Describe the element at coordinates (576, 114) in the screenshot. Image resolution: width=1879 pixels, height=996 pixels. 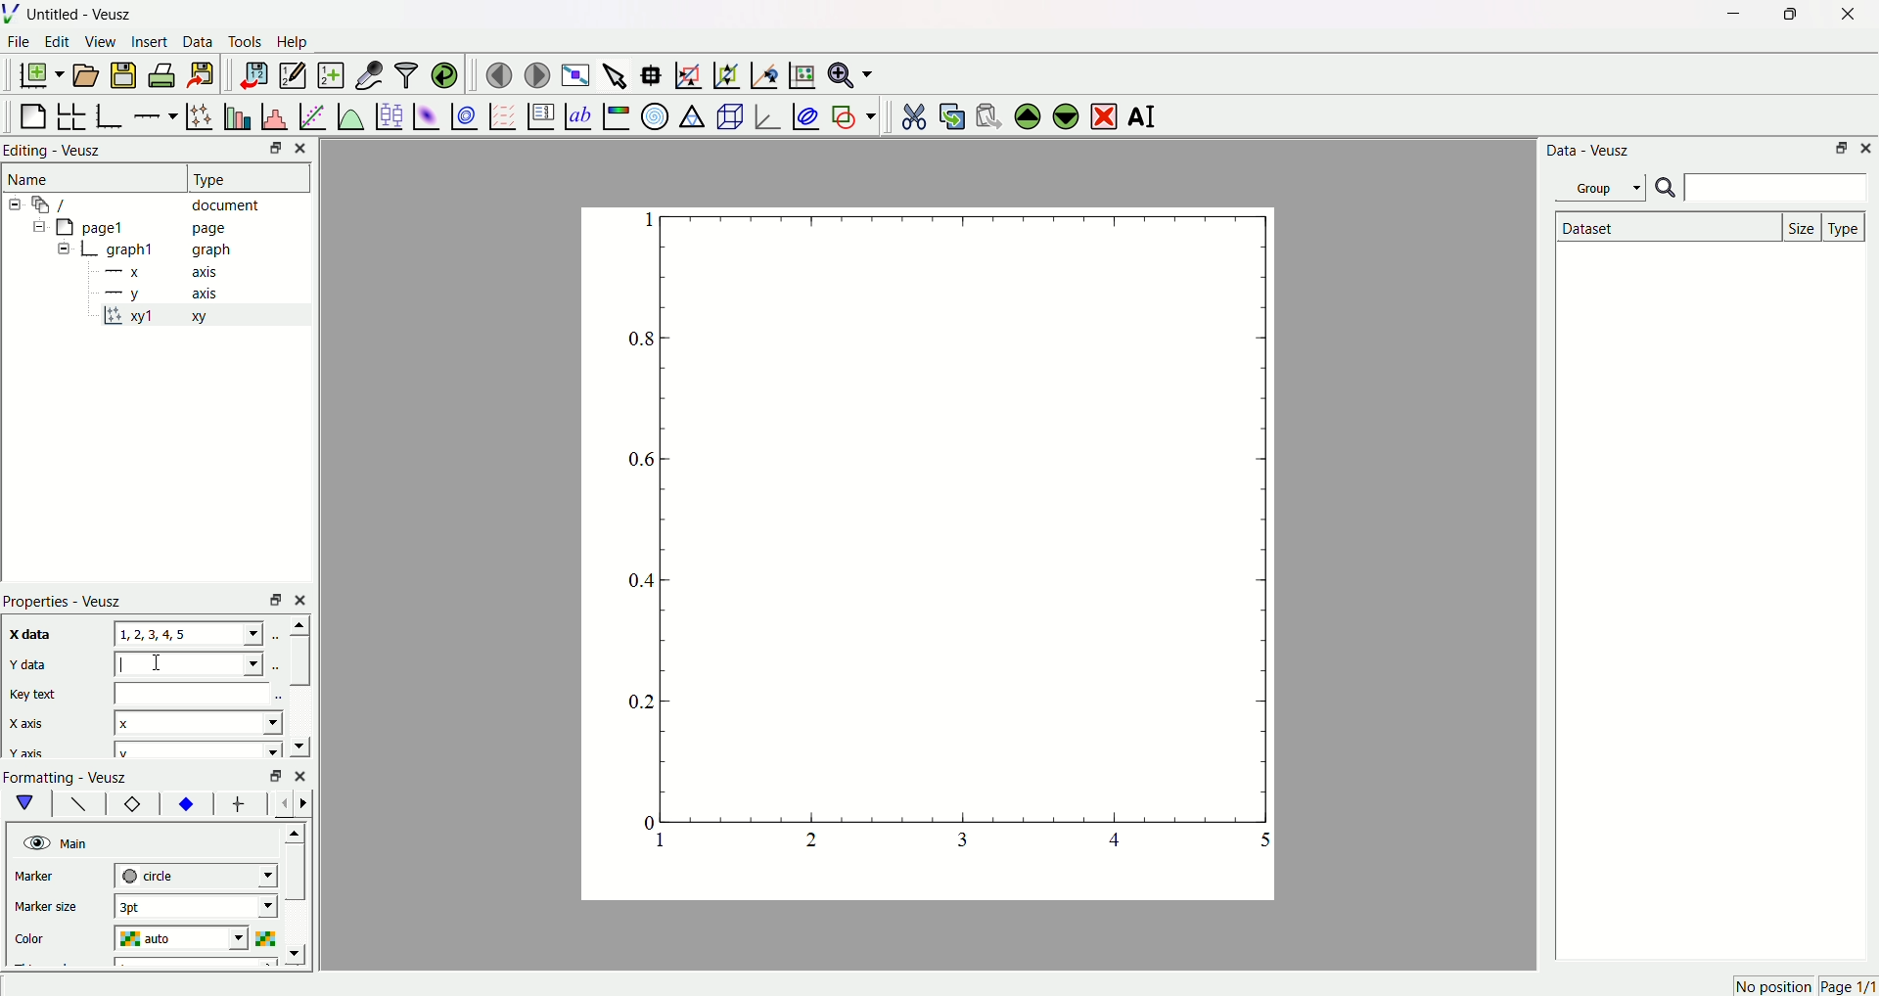
I see `text label` at that location.